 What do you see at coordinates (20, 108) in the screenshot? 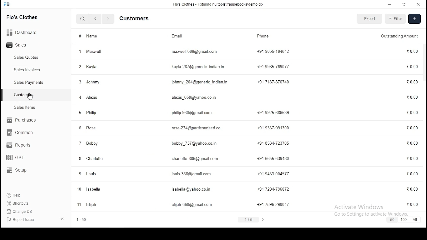
I see `setup` at bounding box center [20, 108].